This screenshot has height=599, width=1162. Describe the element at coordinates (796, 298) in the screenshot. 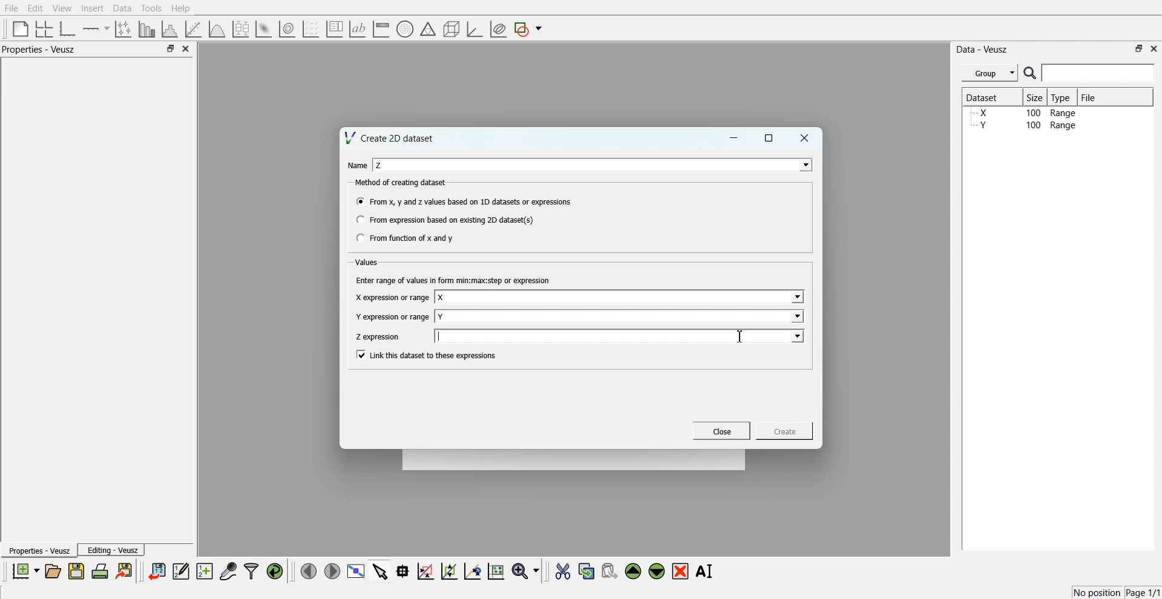

I see `Drop down` at that location.